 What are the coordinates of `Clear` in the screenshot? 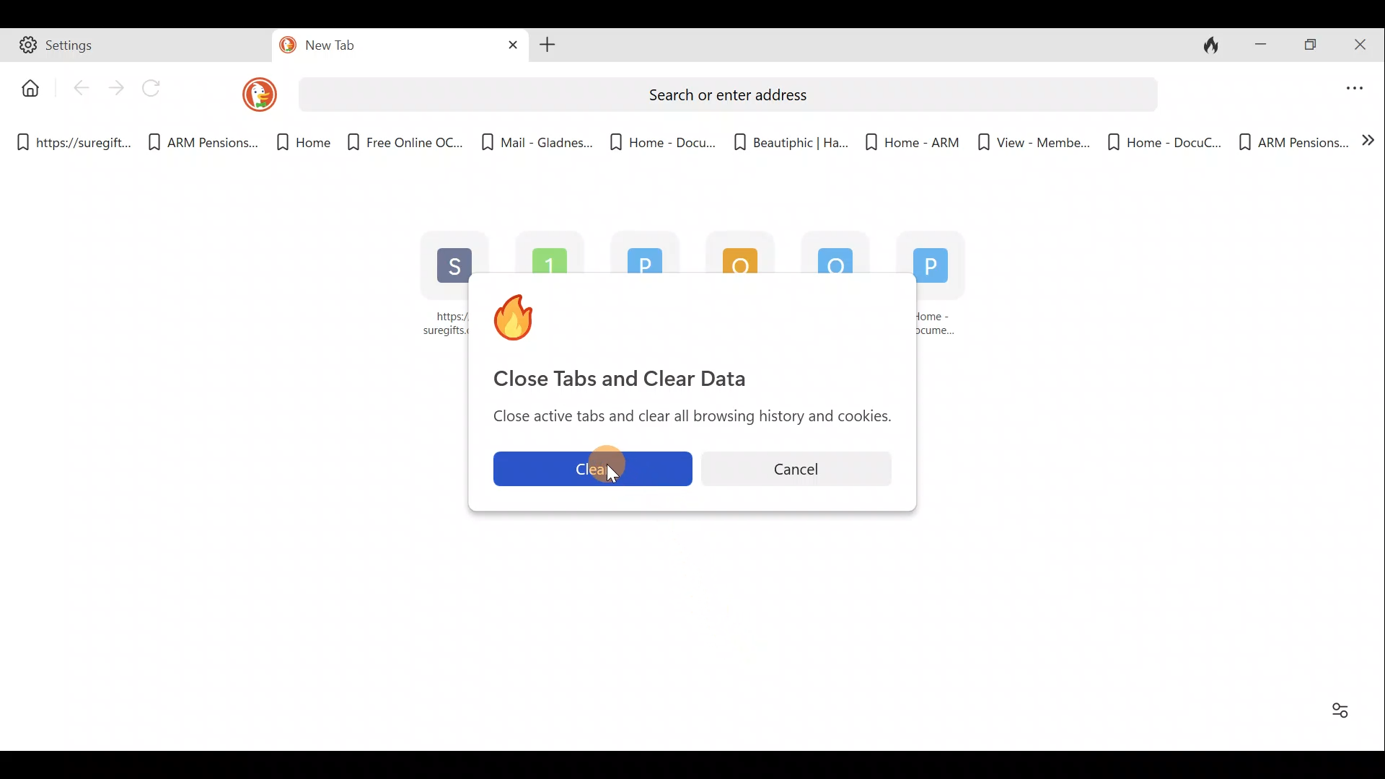 It's located at (589, 469).